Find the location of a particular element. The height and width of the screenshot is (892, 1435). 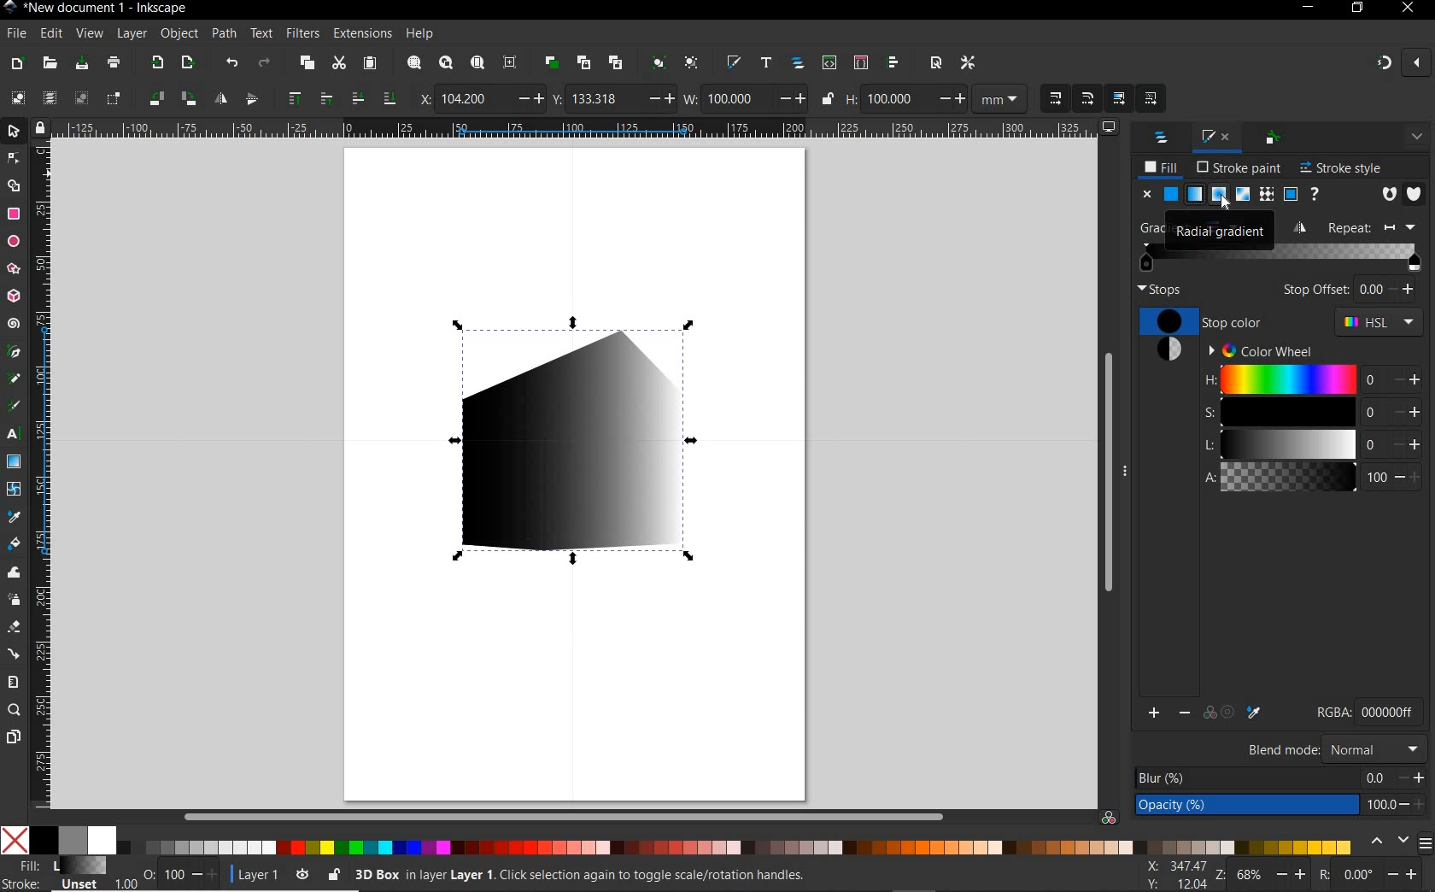

ZOOM CENTER PAGE is located at coordinates (511, 62).